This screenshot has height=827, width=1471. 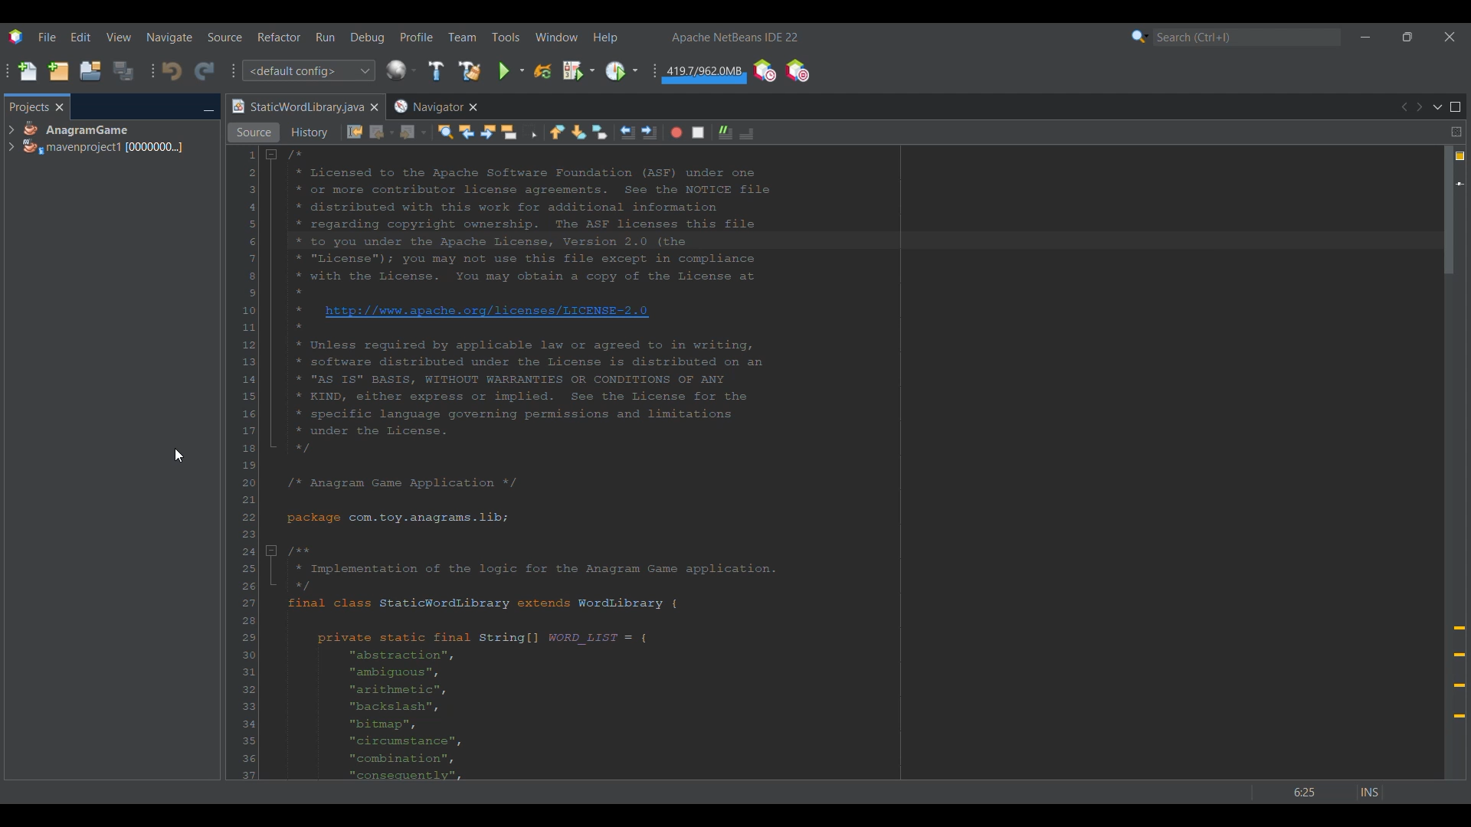 What do you see at coordinates (382, 132) in the screenshot?
I see `Back` at bounding box center [382, 132].